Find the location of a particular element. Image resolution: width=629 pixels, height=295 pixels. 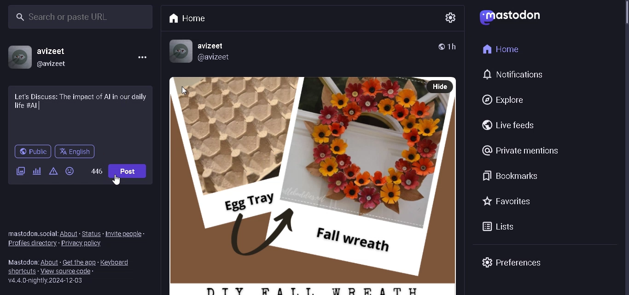

LIVE FEEDS is located at coordinates (512, 125).